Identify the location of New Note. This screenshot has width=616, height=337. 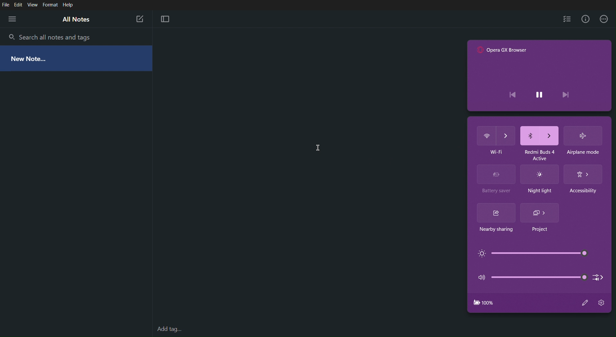
(31, 57).